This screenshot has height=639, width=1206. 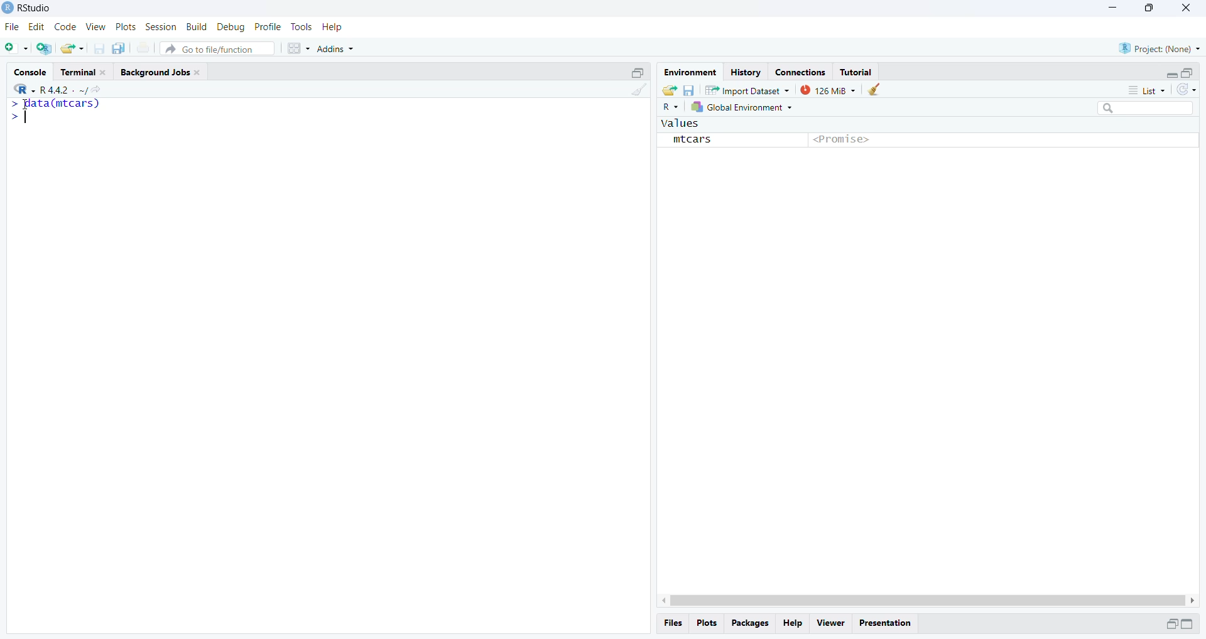 I want to click on File, so click(x=13, y=26).